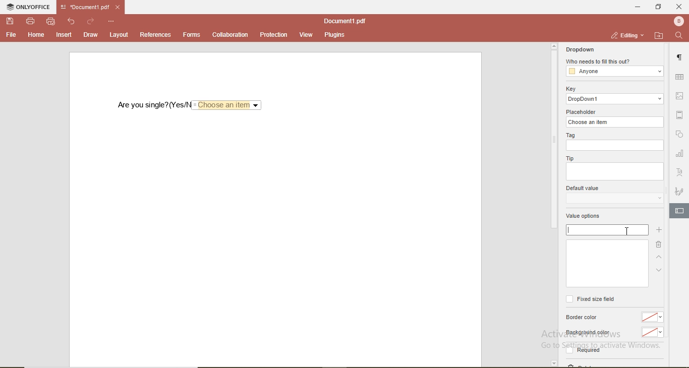 This screenshot has width=689, height=368. Describe the element at coordinates (581, 50) in the screenshot. I see `dropdown` at that location.